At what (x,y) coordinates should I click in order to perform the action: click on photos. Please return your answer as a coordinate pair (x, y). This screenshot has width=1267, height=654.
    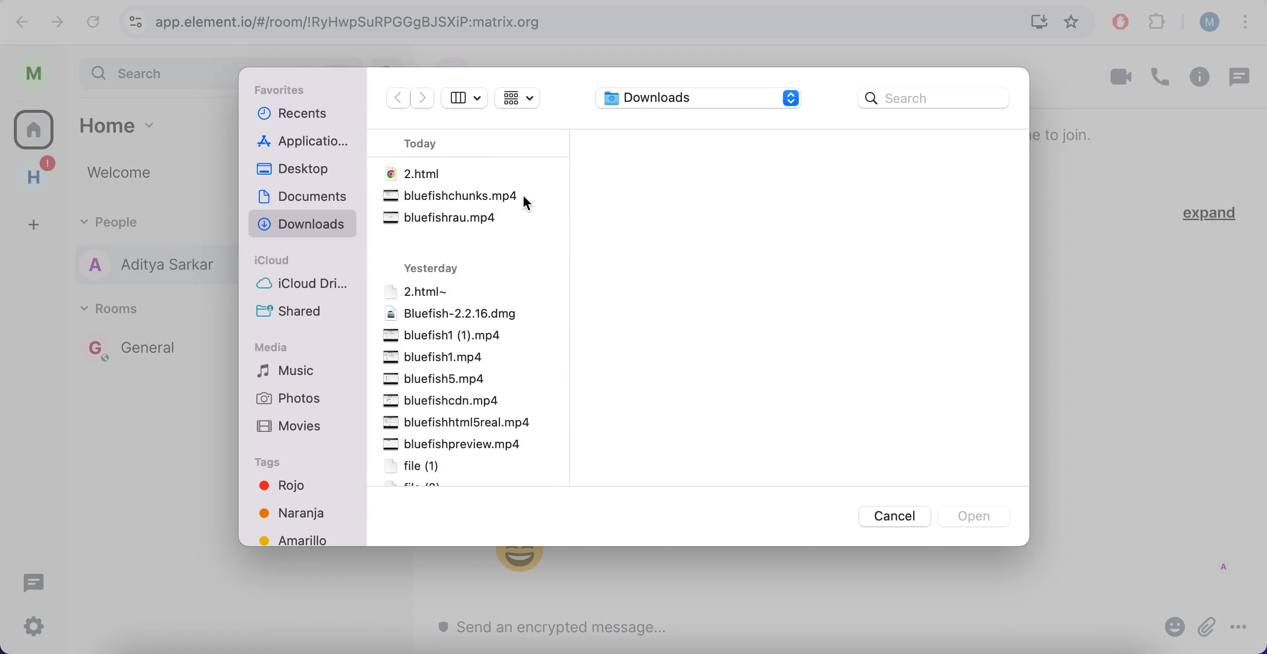
    Looking at the image, I should click on (300, 401).